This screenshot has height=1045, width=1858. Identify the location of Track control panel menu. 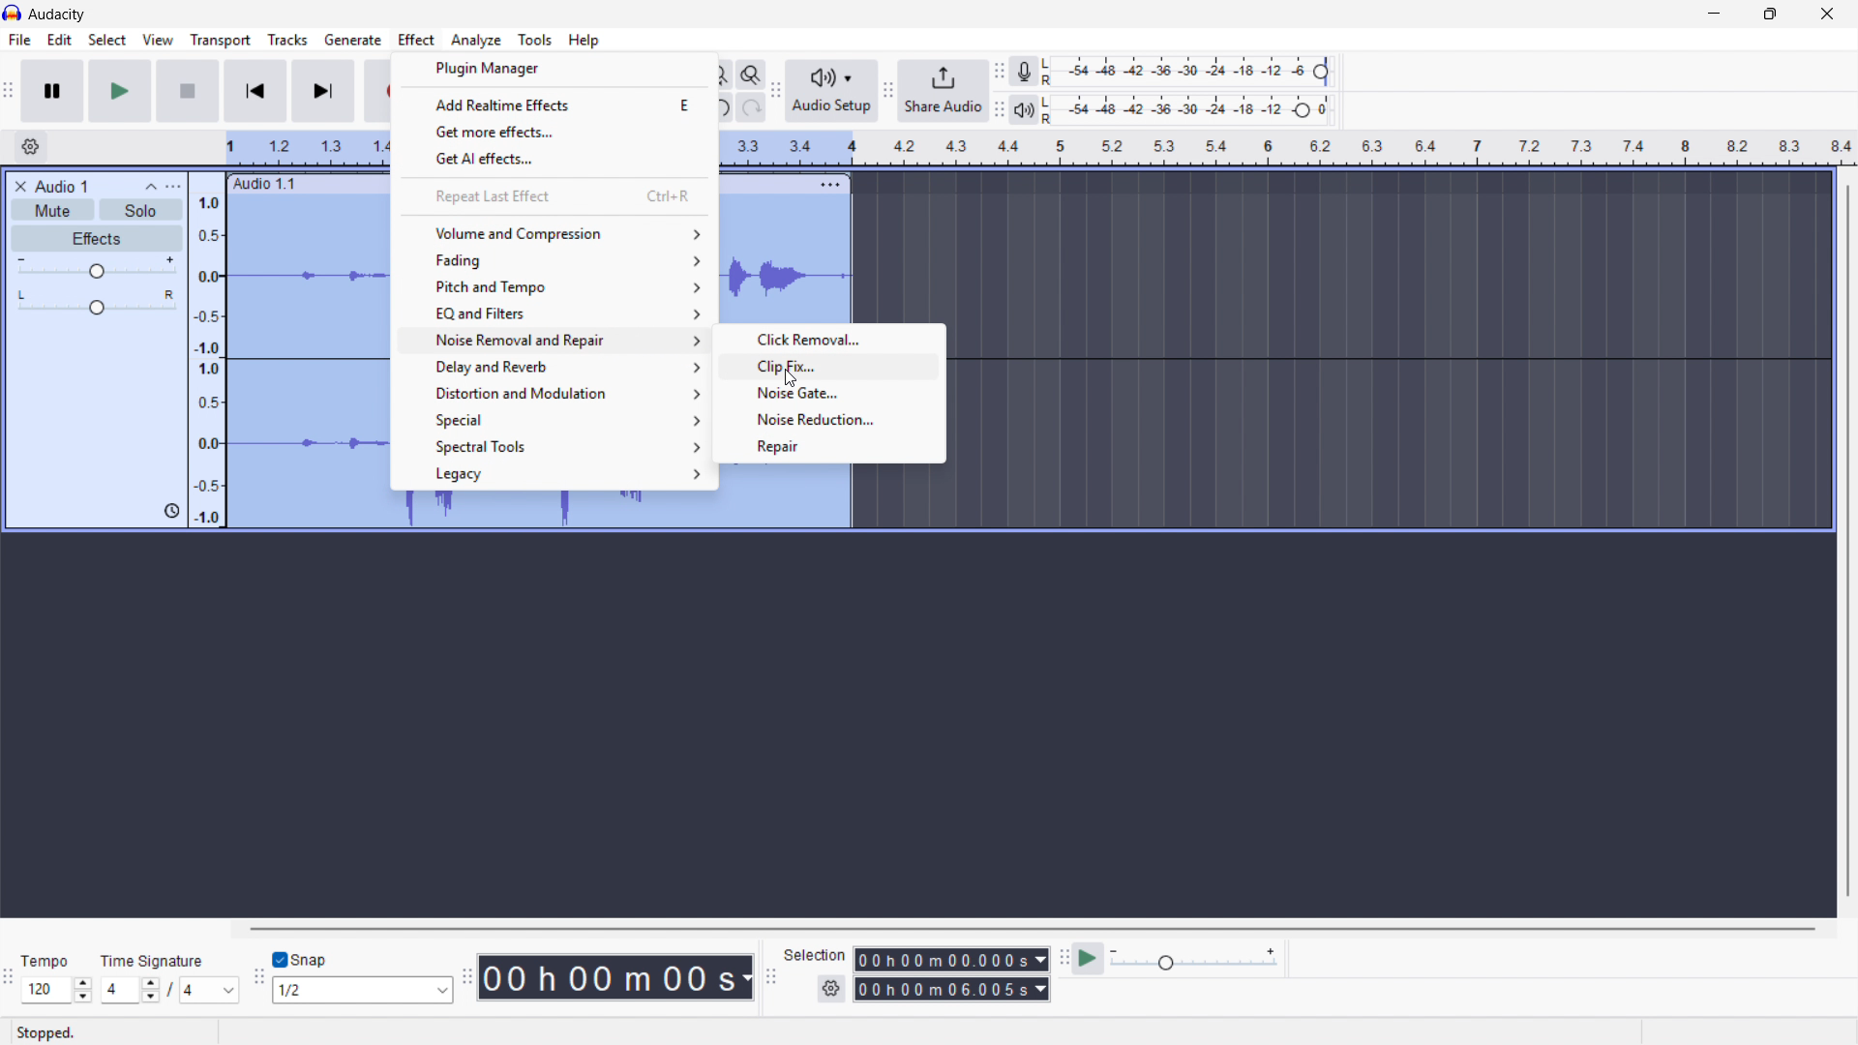
(173, 187).